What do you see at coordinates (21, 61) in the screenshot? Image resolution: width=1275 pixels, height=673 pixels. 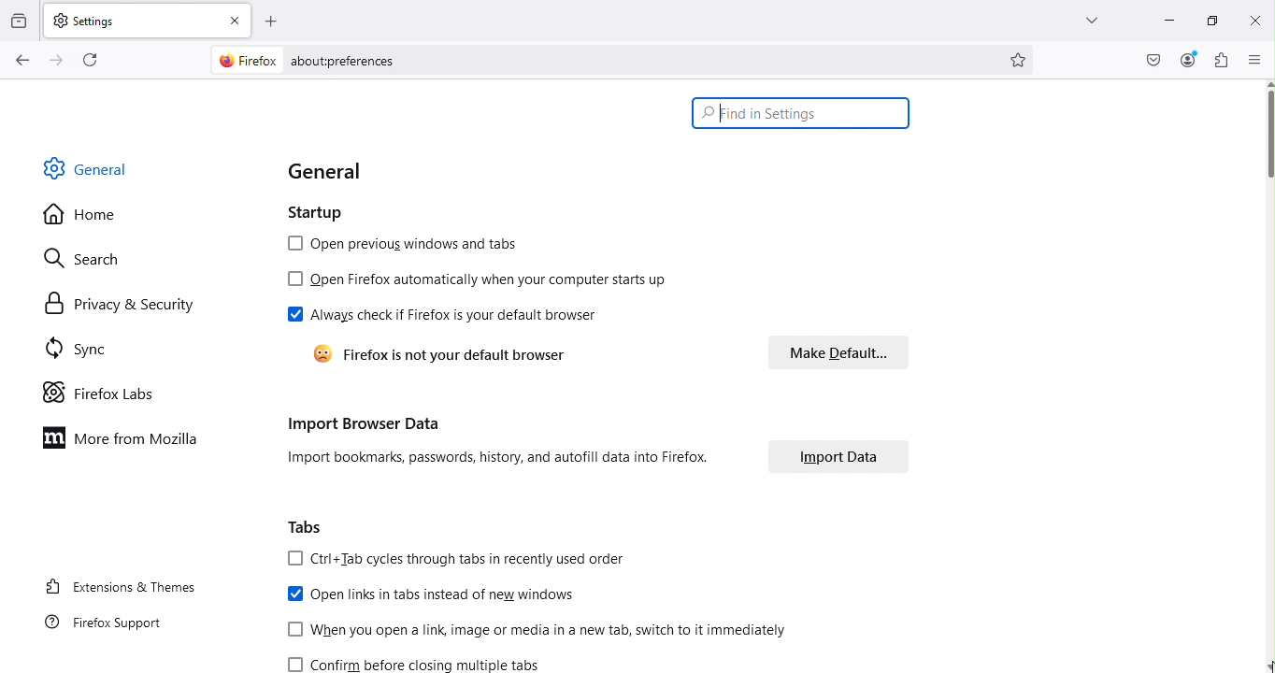 I see `Go back one page` at bounding box center [21, 61].